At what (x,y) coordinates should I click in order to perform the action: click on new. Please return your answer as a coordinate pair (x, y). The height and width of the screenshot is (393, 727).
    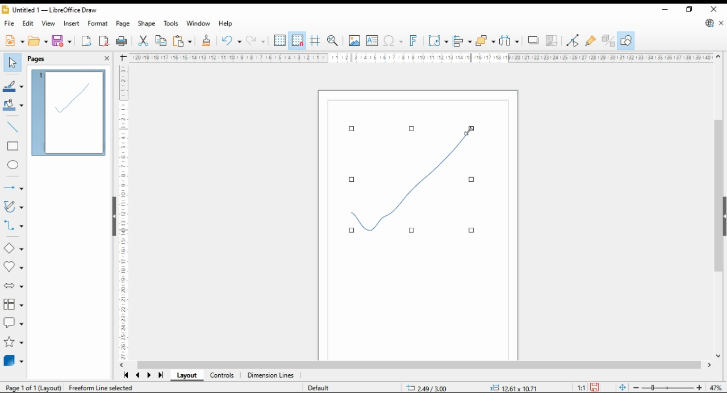
    Looking at the image, I should click on (14, 42).